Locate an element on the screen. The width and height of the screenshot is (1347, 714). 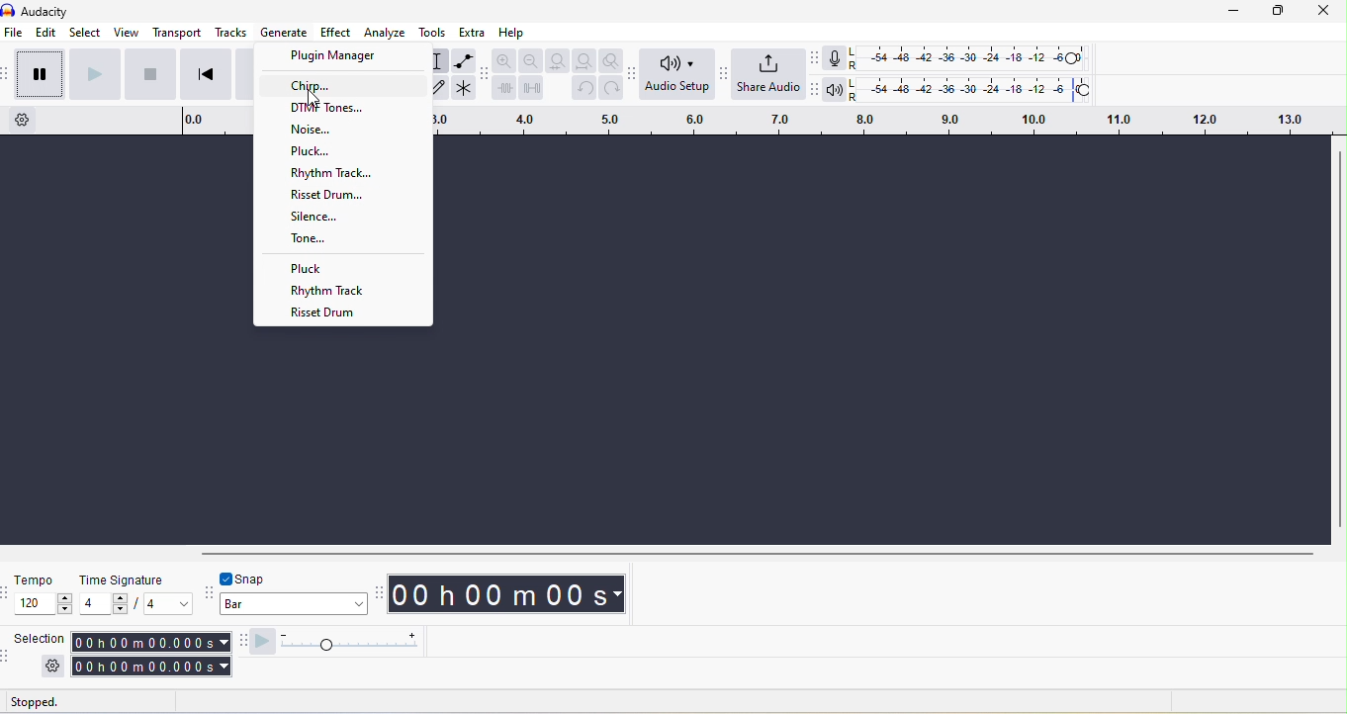
tracks is located at coordinates (230, 33).